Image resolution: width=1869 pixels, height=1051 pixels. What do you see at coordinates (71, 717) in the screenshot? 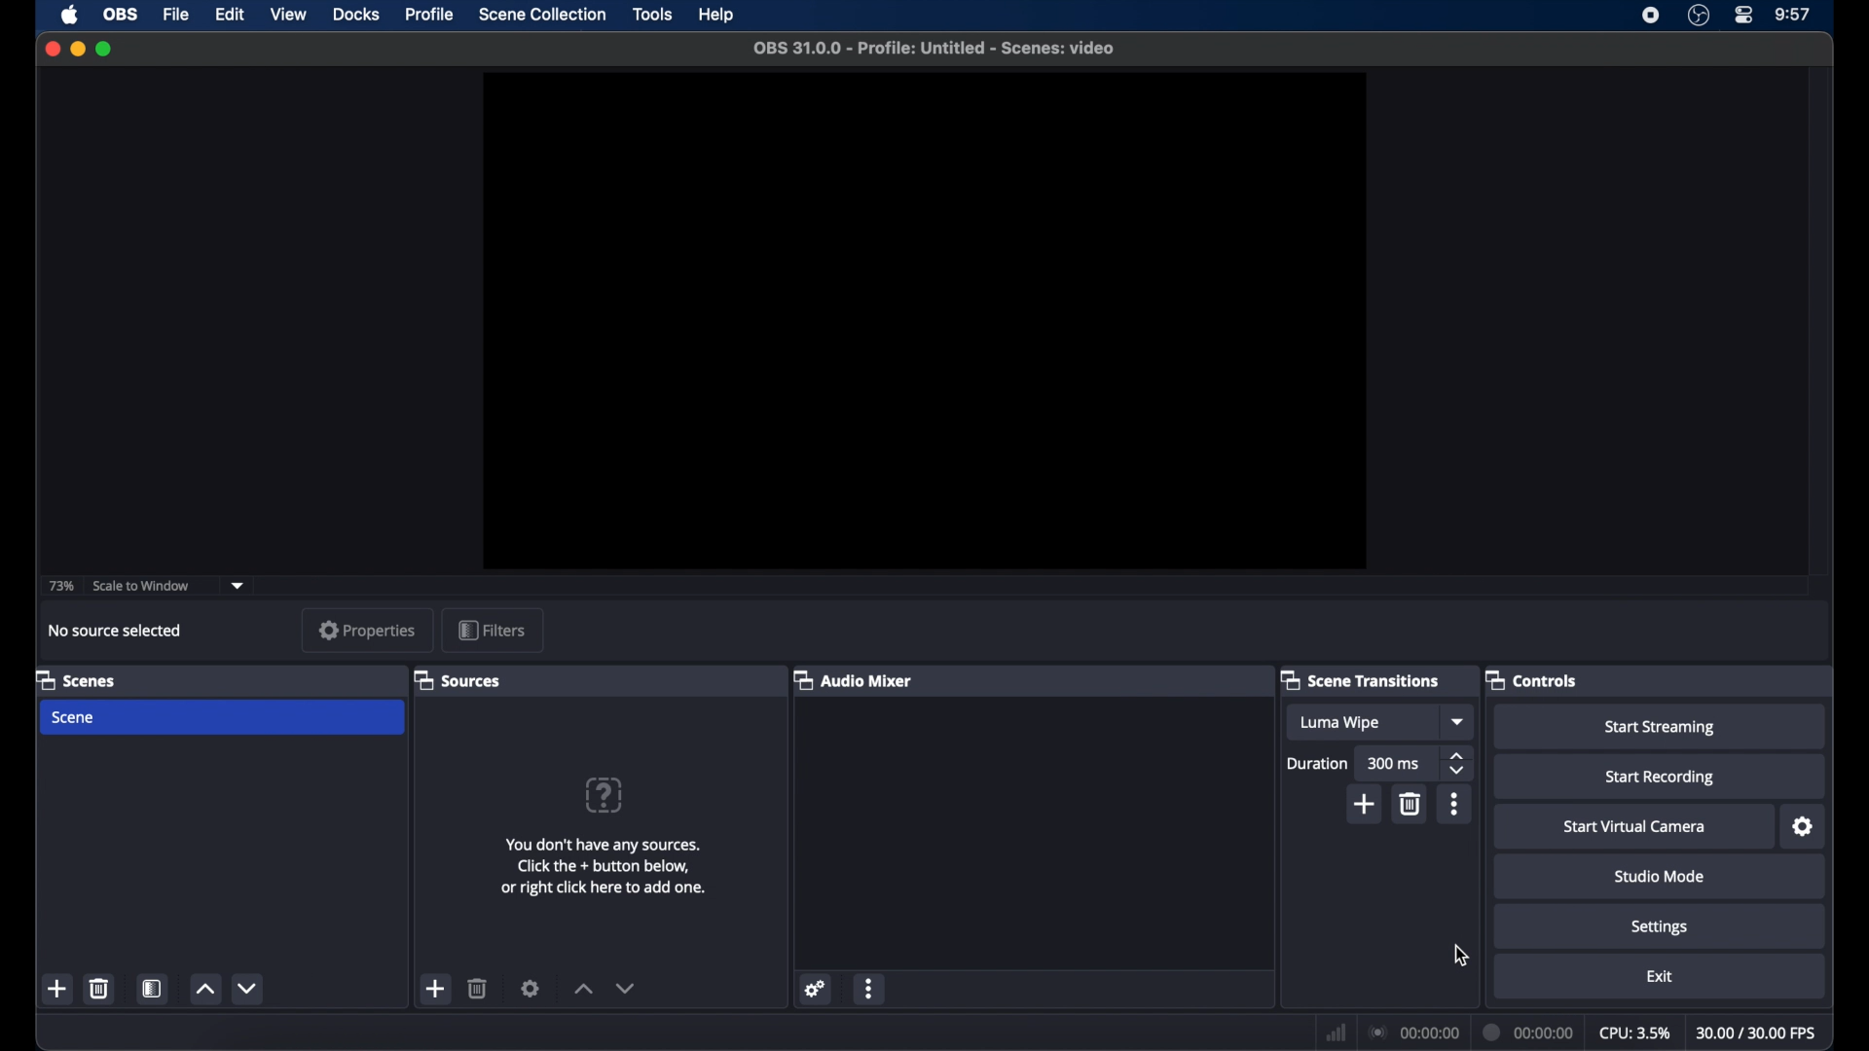
I see `scene` at bounding box center [71, 717].